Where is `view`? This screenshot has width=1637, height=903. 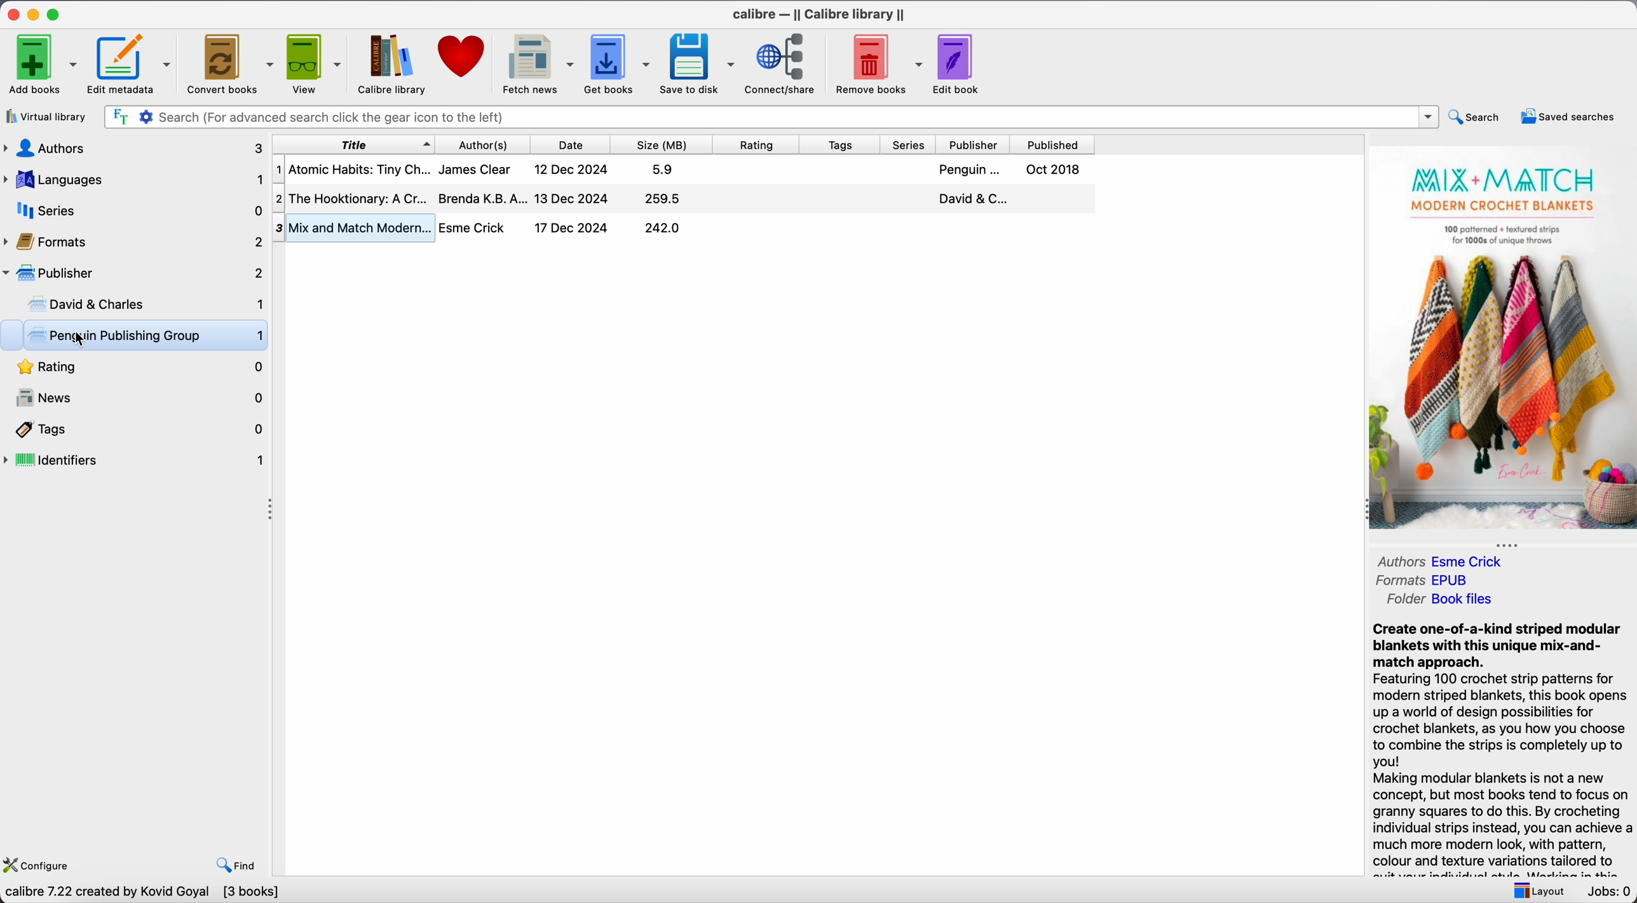 view is located at coordinates (315, 64).